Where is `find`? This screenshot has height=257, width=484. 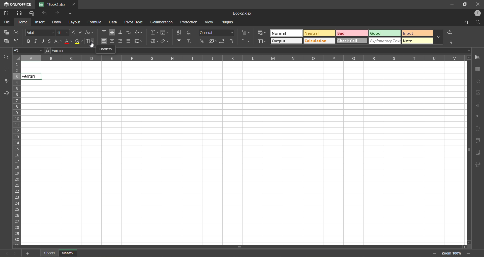
find is located at coordinates (6, 57).